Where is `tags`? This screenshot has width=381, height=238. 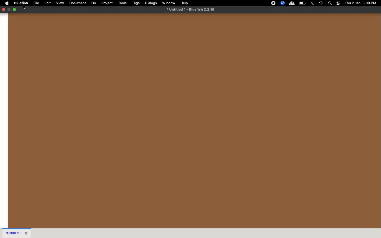
tags is located at coordinates (137, 3).